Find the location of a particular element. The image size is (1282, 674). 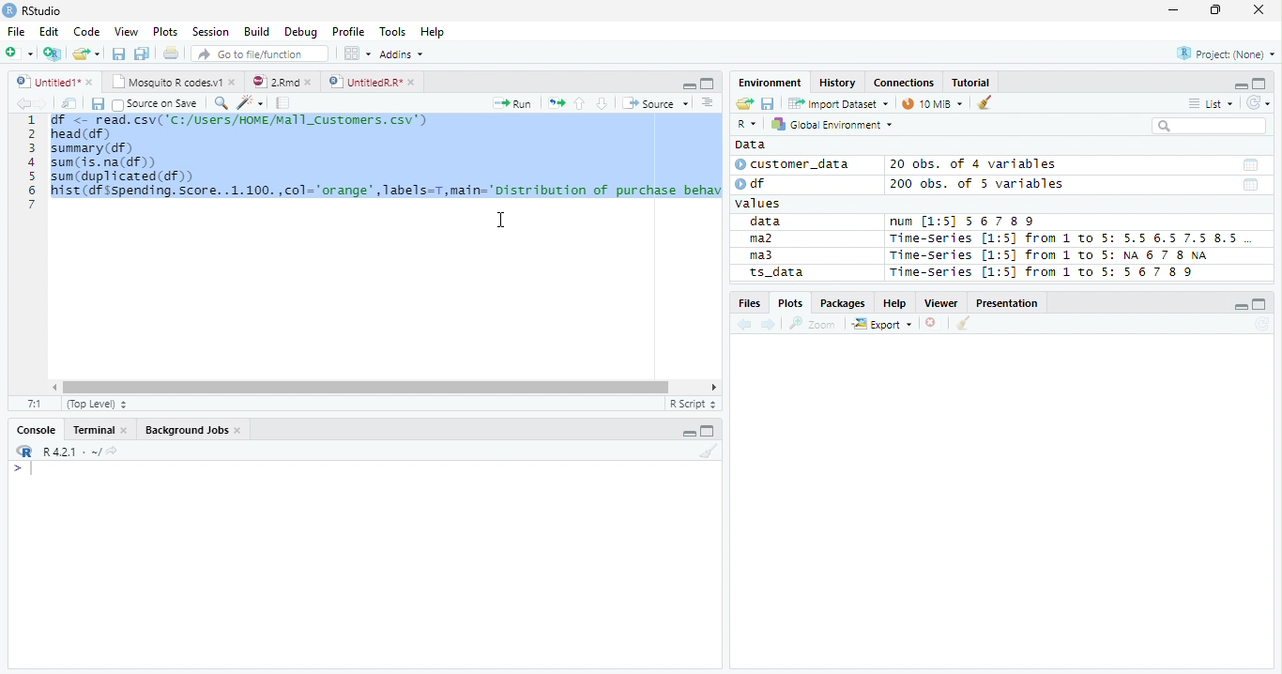

ts_data is located at coordinates (802, 275).